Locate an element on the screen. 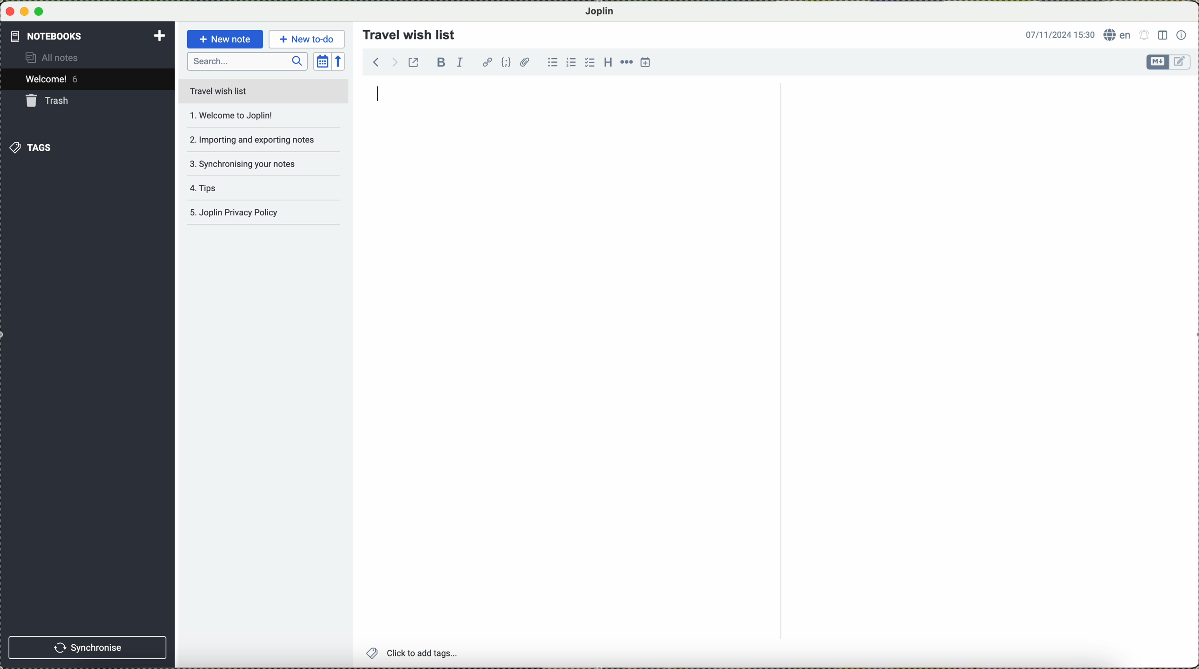 Image resolution: width=1199 pixels, height=669 pixels. hyperlink is located at coordinates (487, 62).